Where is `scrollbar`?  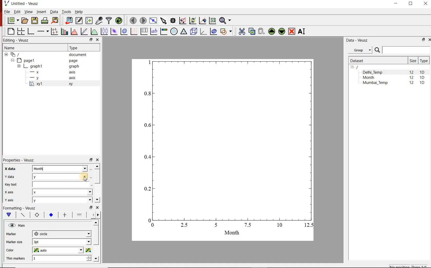
scrollbar is located at coordinates (97, 183).